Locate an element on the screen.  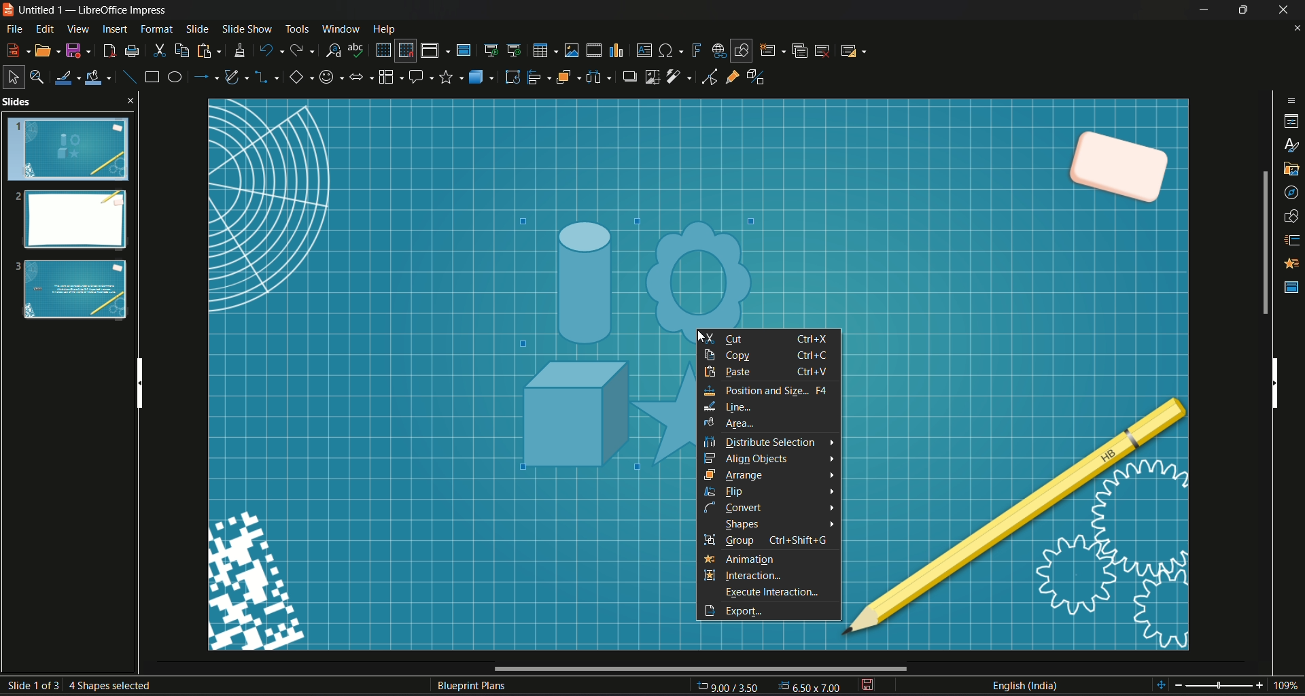
select is located at coordinates (12, 77).